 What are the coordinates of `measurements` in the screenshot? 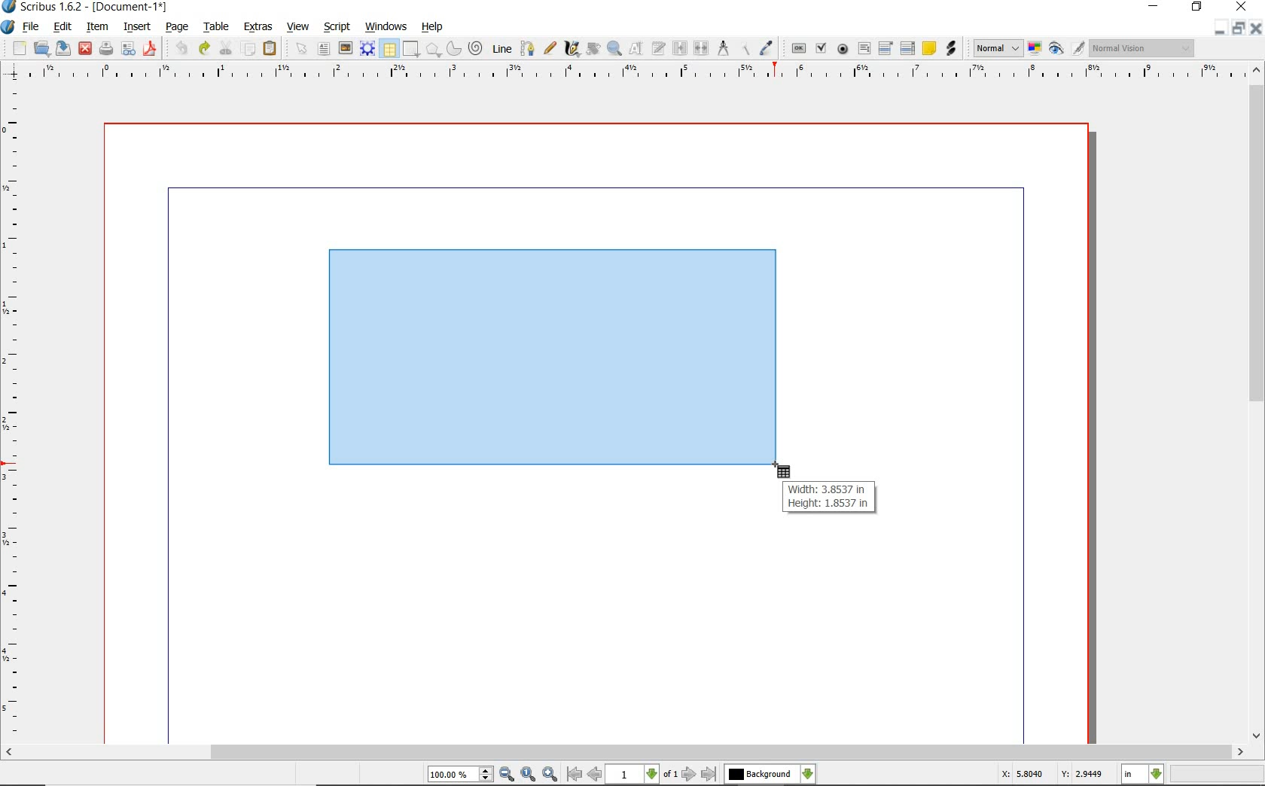 It's located at (724, 48).